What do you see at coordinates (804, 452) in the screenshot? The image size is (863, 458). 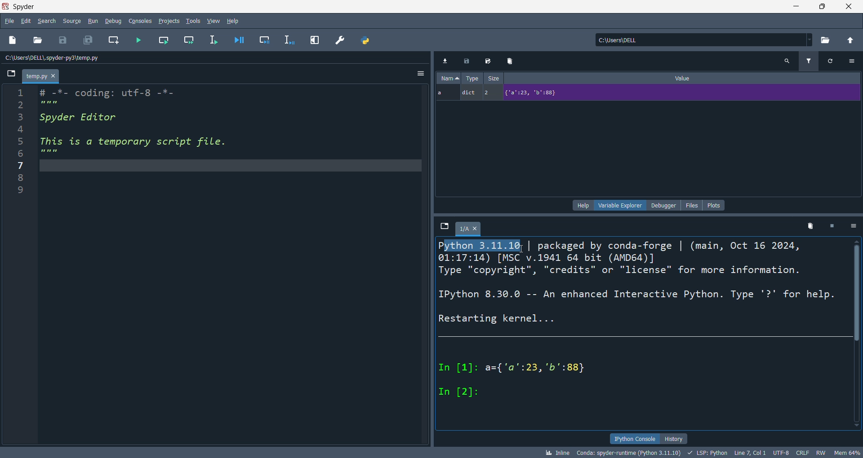 I see `CRLF` at bounding box center [804, 452].